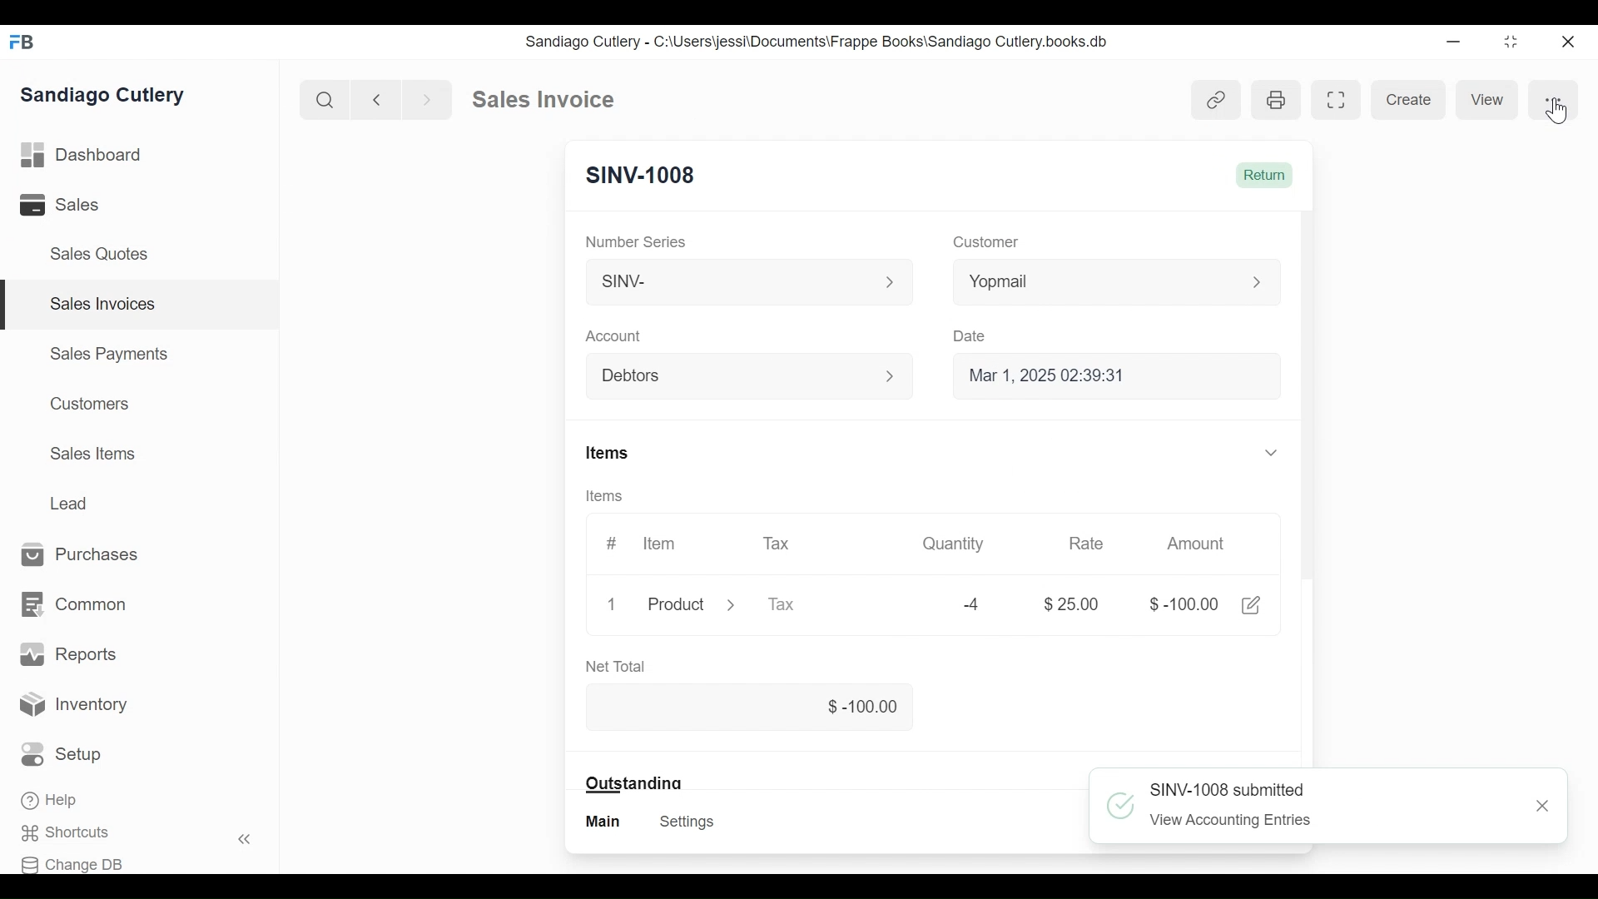 This screenshot has width=1598, height=899. Describe the element at coordinates (1113, 375) in the screenshot. I see ` Mar 1, 2025 02:39:31` at that location.